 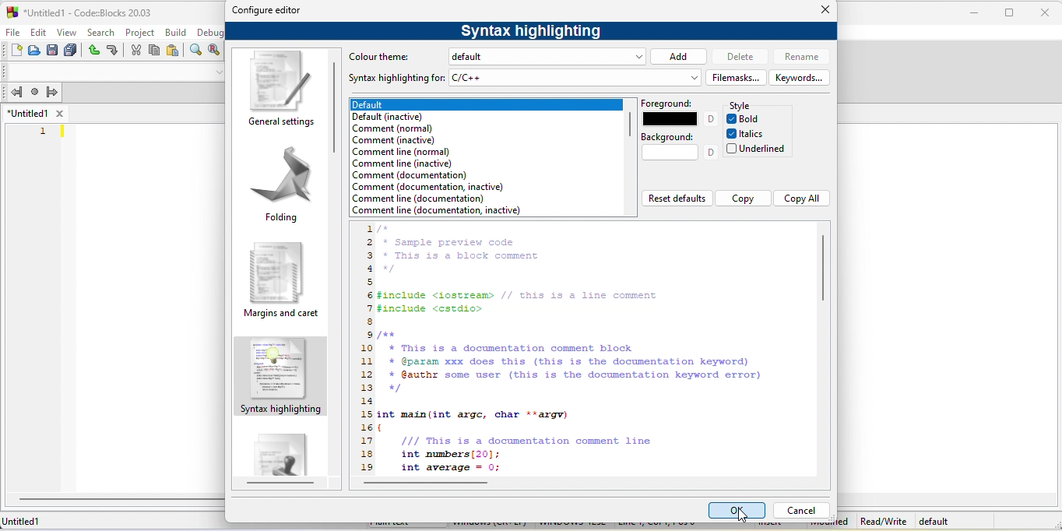 I want to click on replace, so click(x=213, y=49).